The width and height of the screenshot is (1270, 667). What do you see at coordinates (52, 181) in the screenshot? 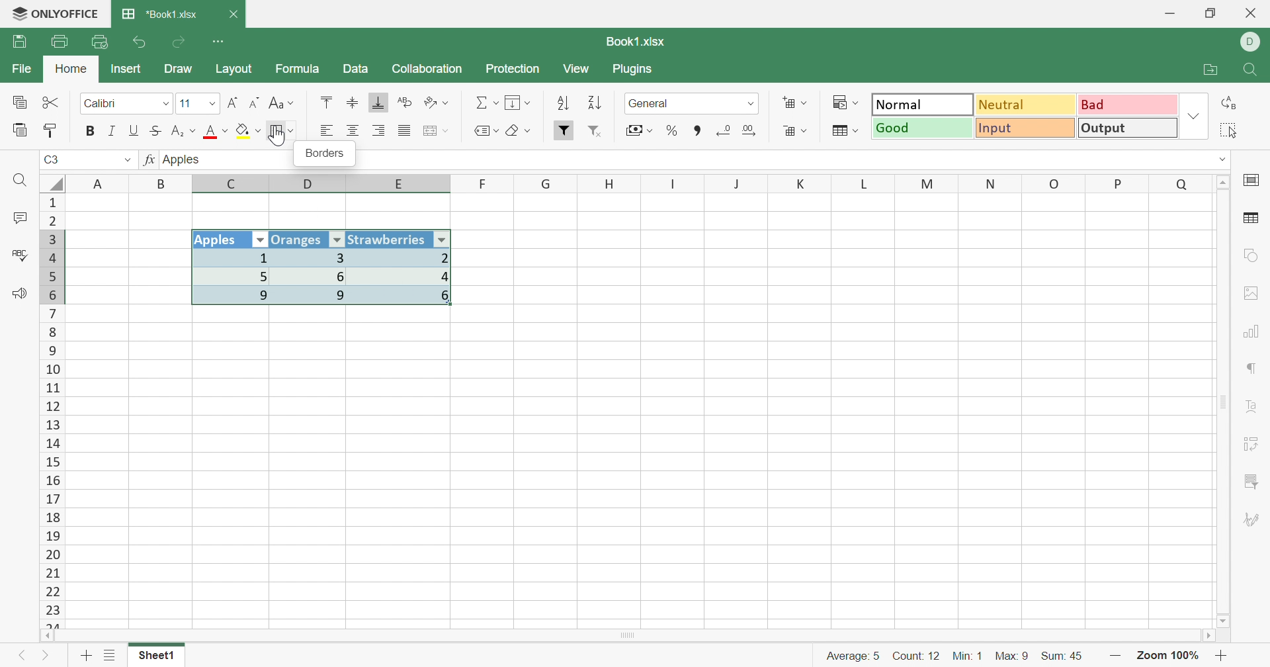
I see `Select all` at bounding box center [52, 181].